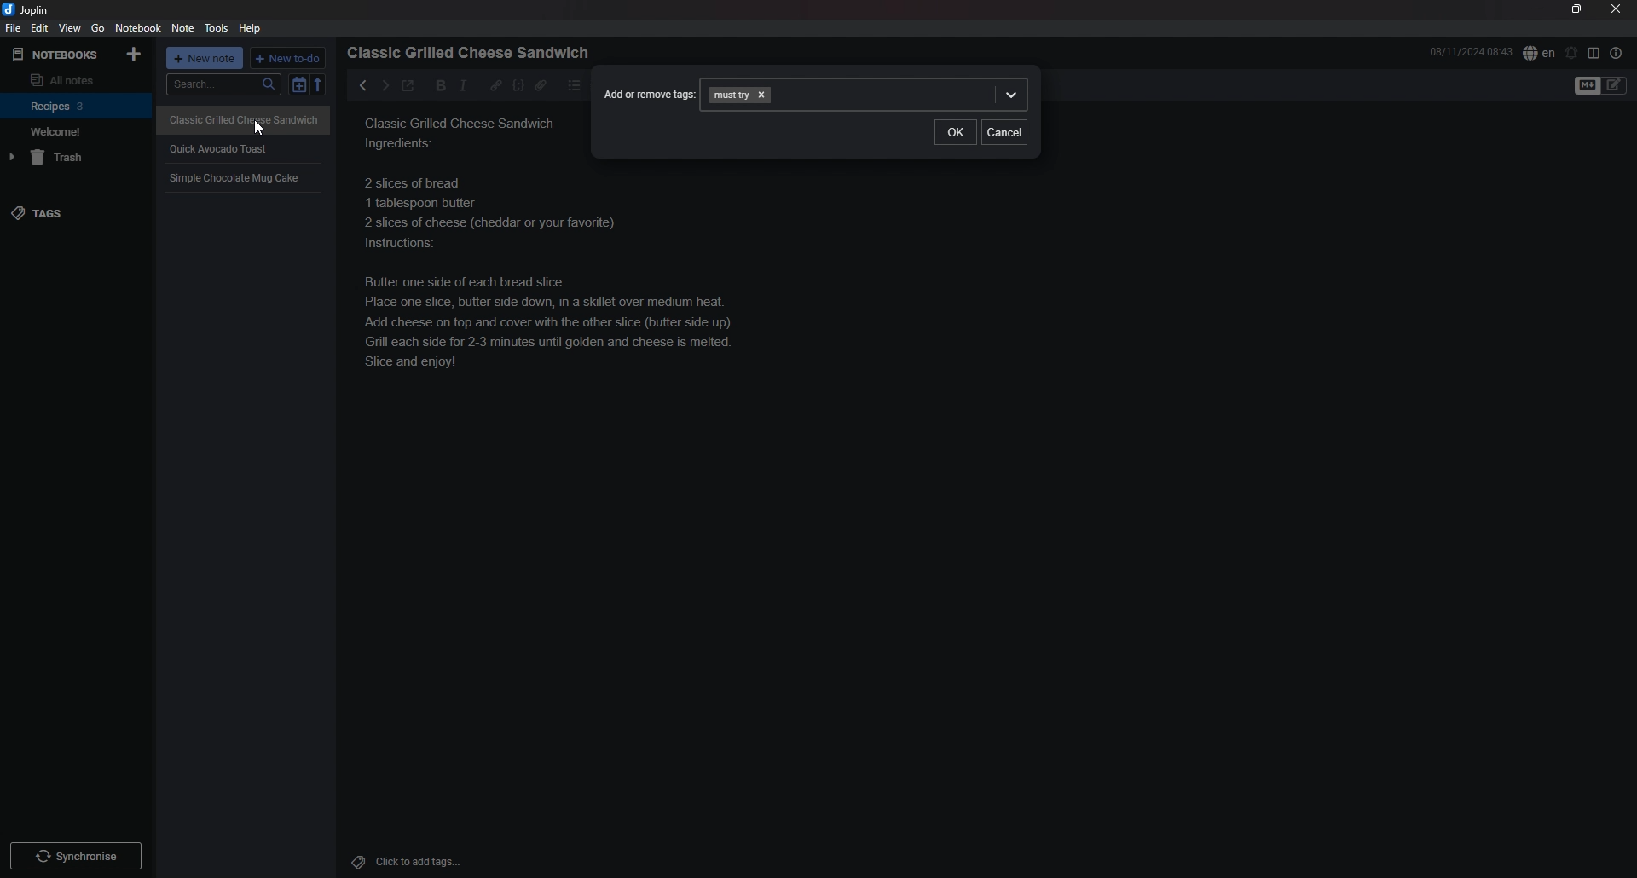 The height and width of the screenshot is (878, 1637). Describe the element at coordinates (1471, 51) in the screenshot. I see `time` at that location.